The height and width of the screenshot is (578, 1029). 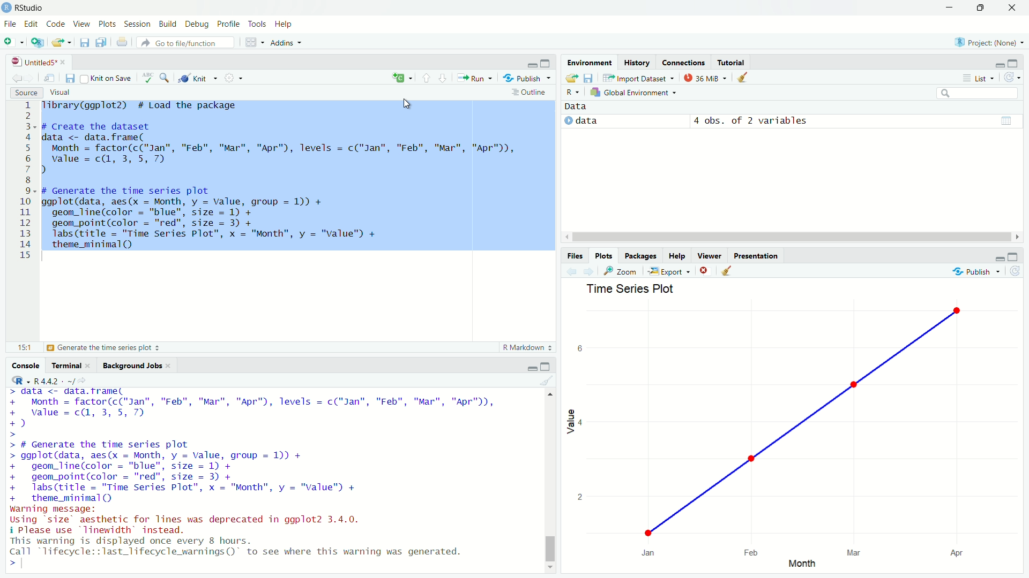 I want to click on month, so click(x=802, y=565).